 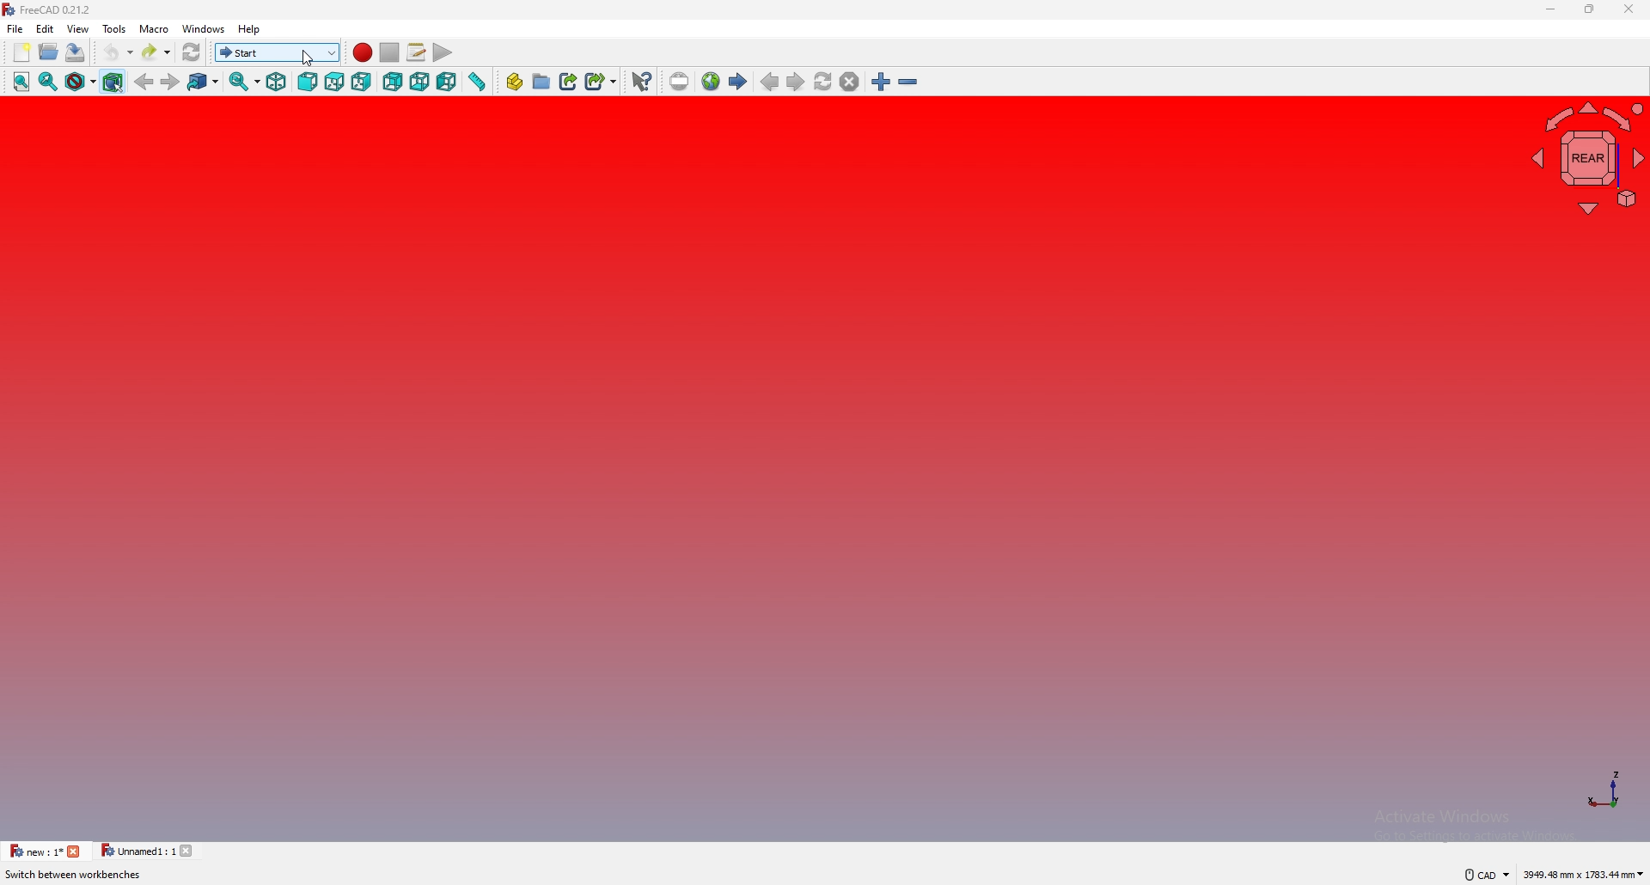 I want to click on synced view, so click(x=245, y=81).